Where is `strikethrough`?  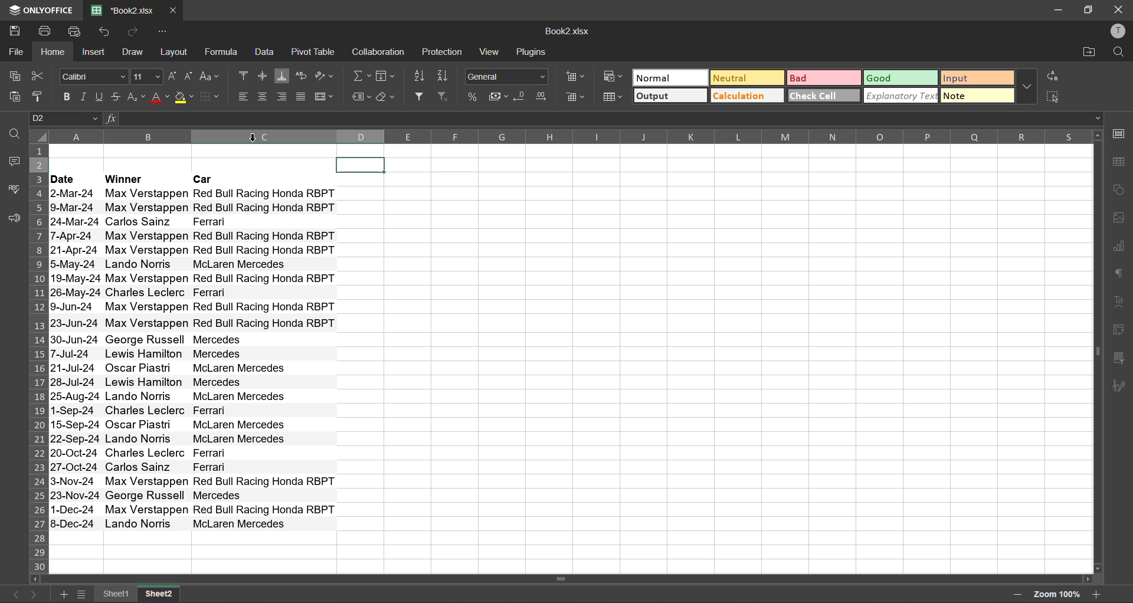 strikethrough is located at coordinates (118, 96).